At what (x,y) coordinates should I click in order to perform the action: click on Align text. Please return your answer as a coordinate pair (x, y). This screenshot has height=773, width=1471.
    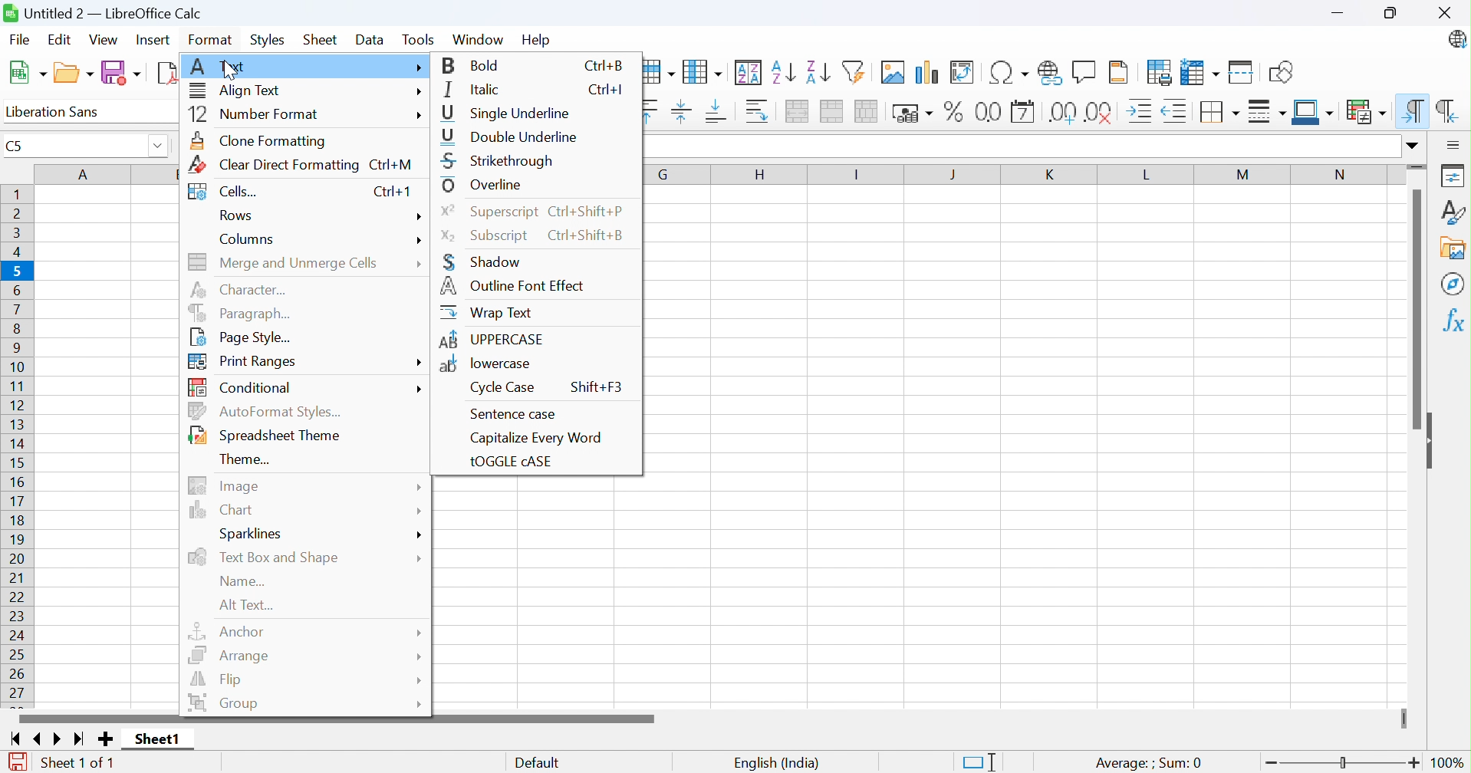
    Looking at the image, I should click on (236, 90).